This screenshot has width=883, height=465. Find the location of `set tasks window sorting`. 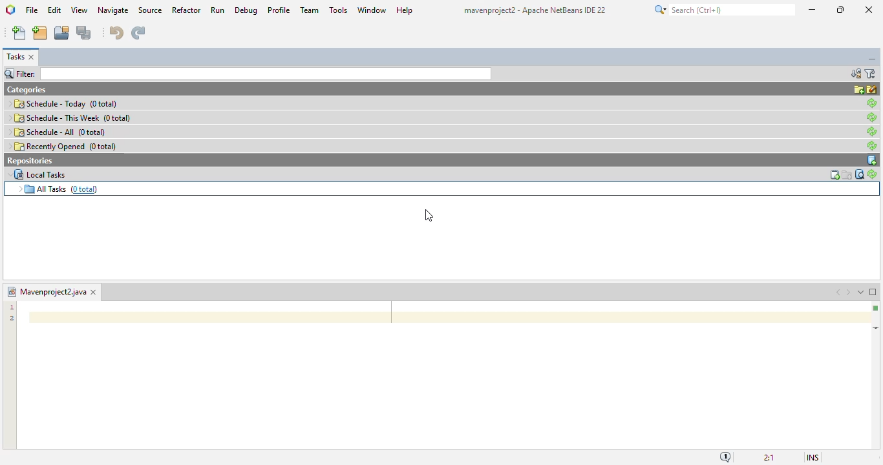

set tasks window sorting is located at coordinates (855, 74).